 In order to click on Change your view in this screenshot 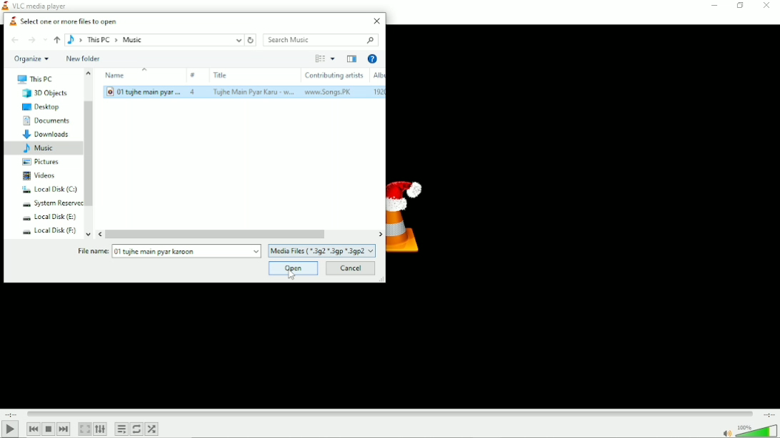, I will do `click(320, 58)`.